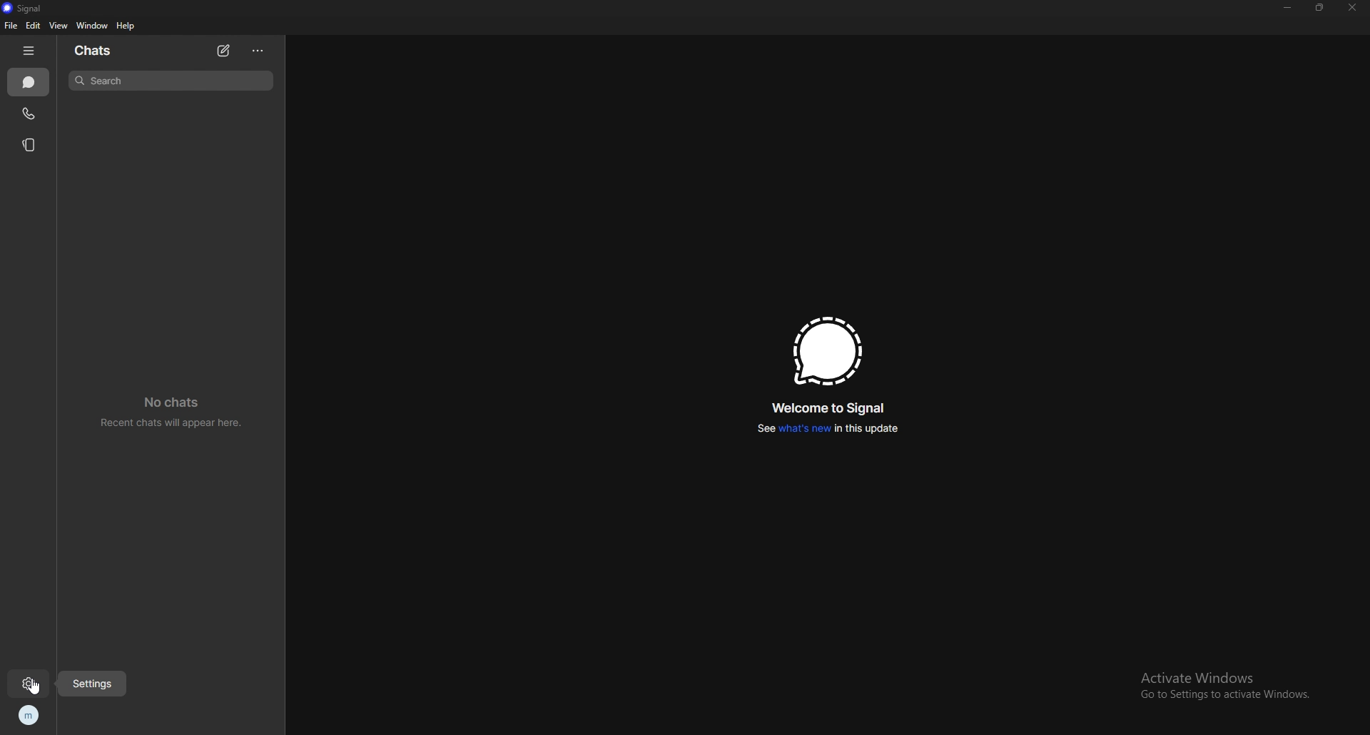 The image size is (1370, 735). Describe the element at coordinates (33, 26) in the screenshot. I see `edit` at that location.